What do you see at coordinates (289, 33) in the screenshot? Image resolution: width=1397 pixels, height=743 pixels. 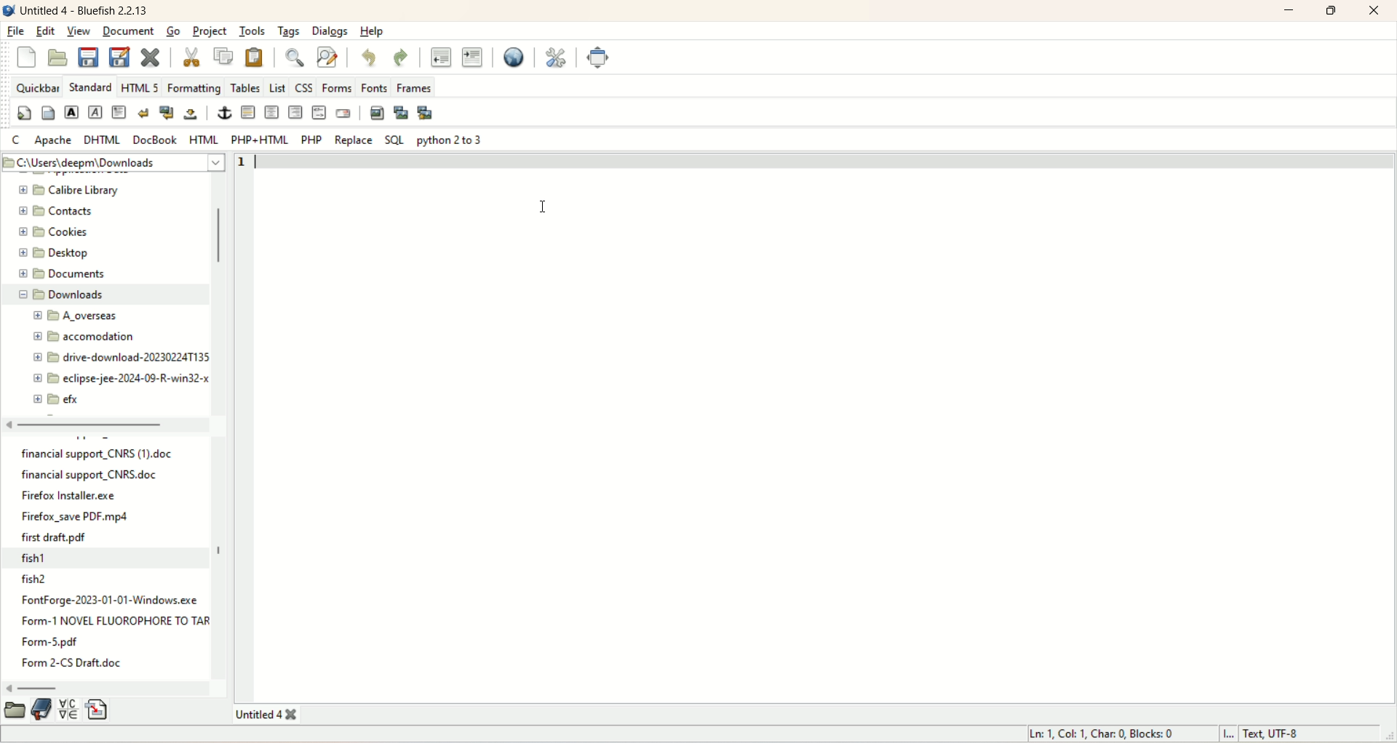 I see `tags` at bounding box center [289, 33].